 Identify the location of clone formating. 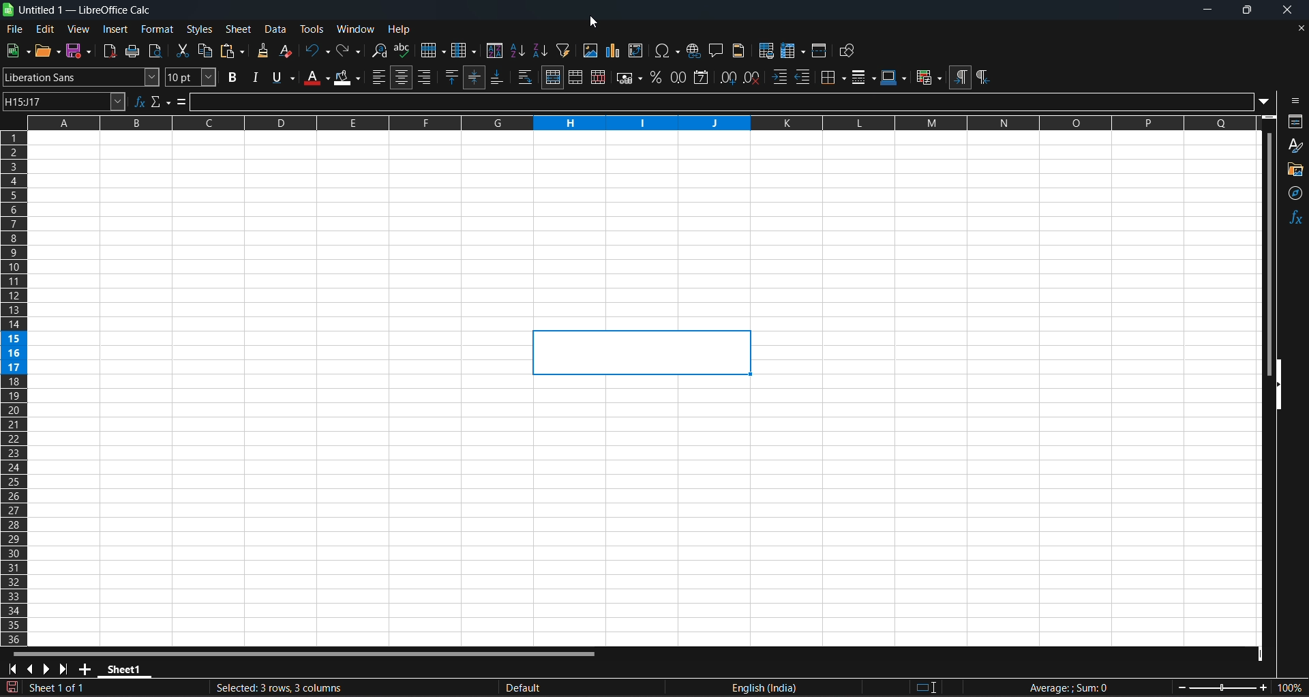
(264, 50).